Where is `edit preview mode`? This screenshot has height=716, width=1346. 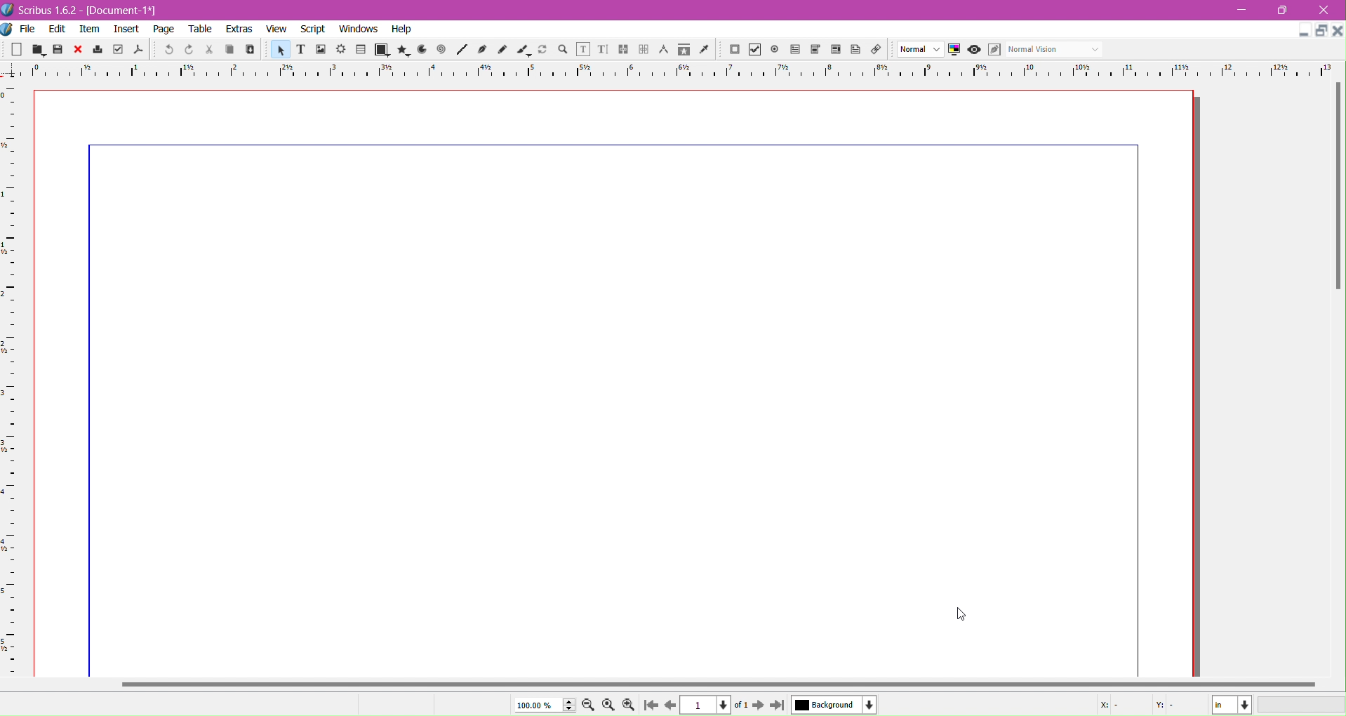
edit preview mode is located at coordinates (994, 50).